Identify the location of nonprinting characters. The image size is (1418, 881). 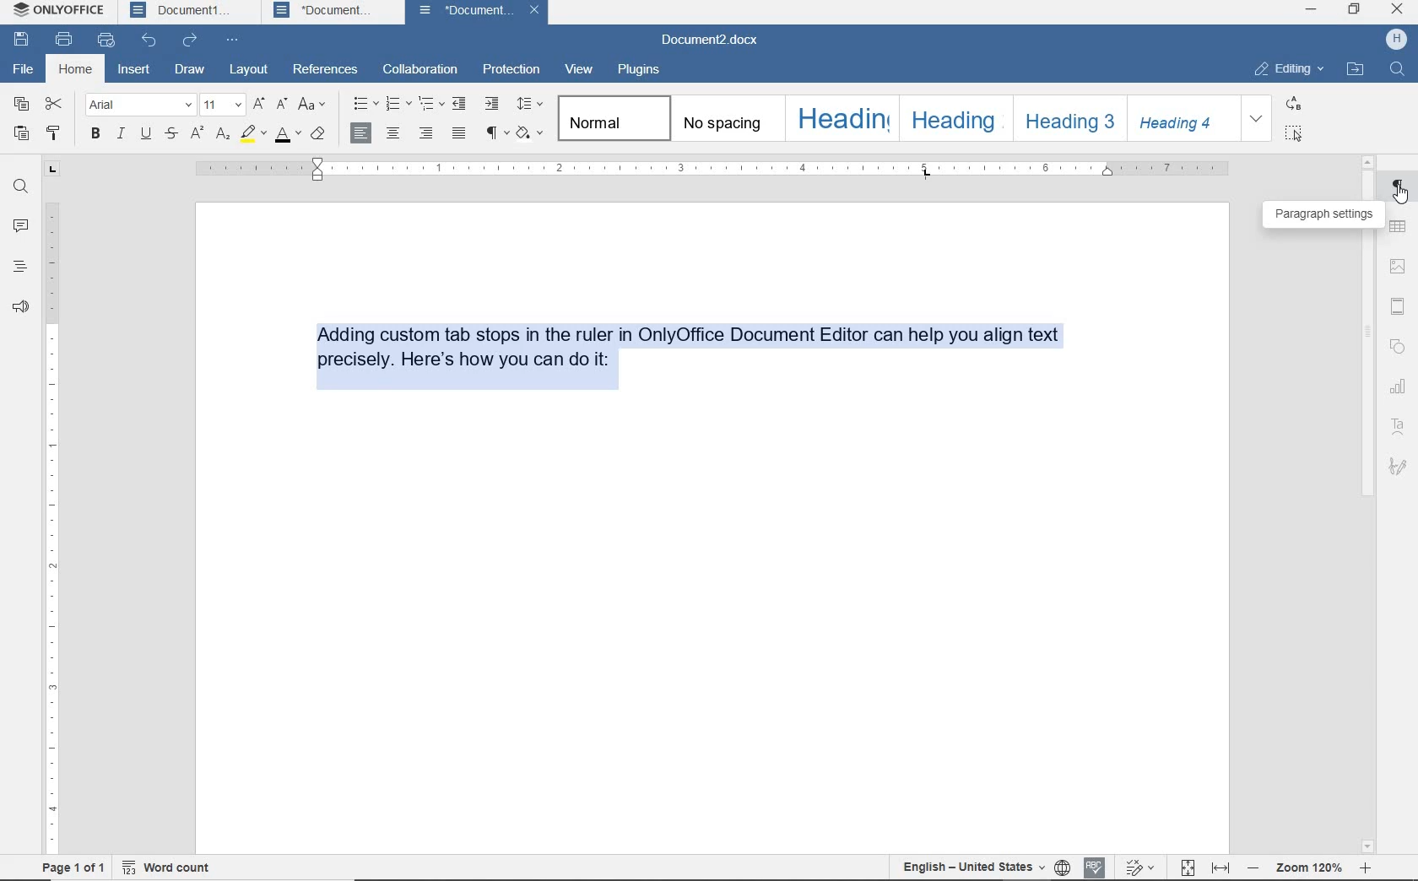
(495, 135).